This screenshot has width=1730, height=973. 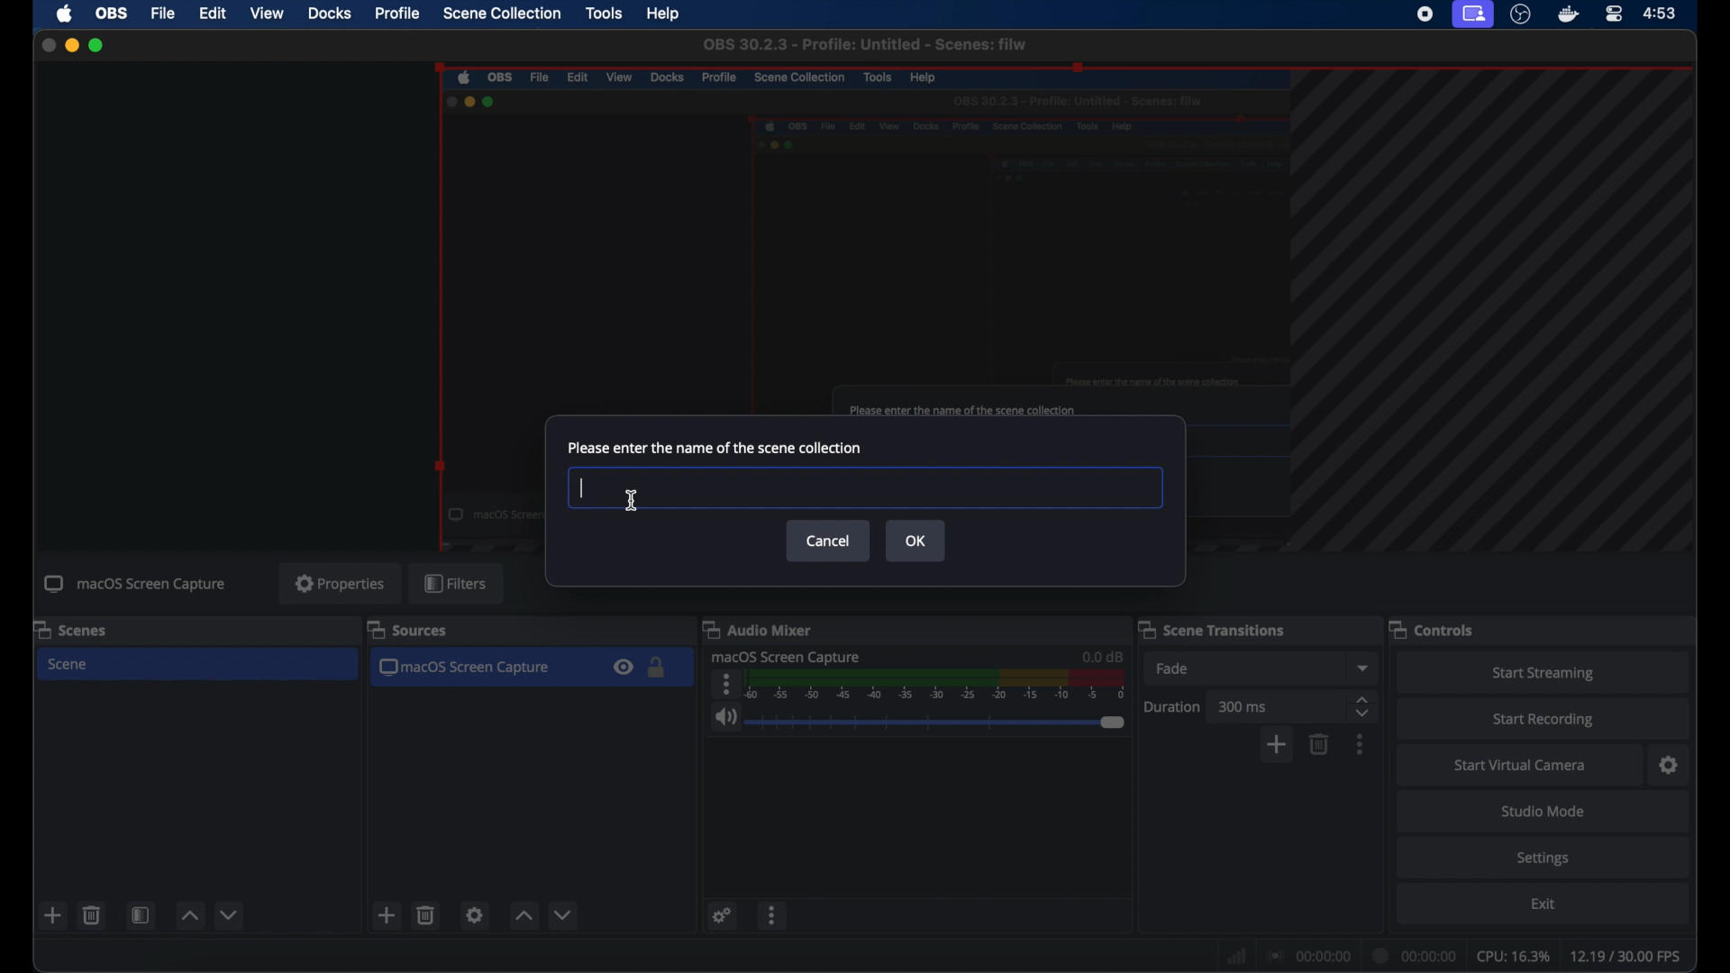 I want to click on obs, so click(x=112, y=14).